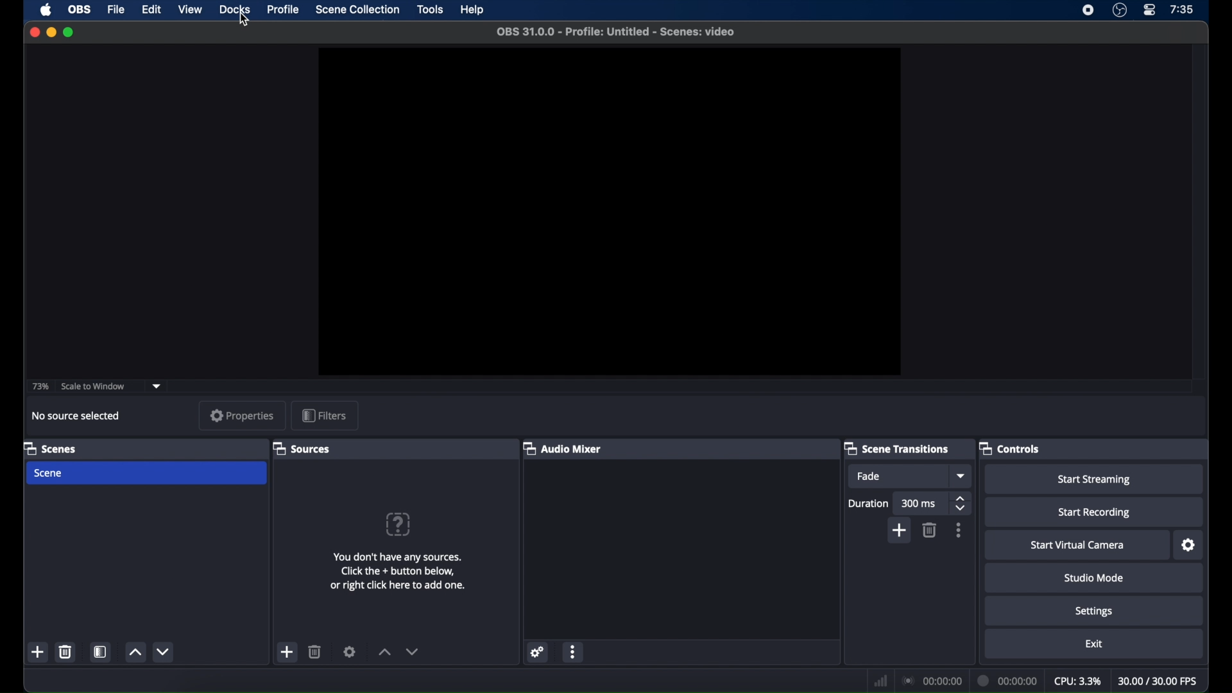 This screenshot has height=693, width=1232. Describe the element at coordinates (1094, 610) in the screenshot. I see `settings` at that location.